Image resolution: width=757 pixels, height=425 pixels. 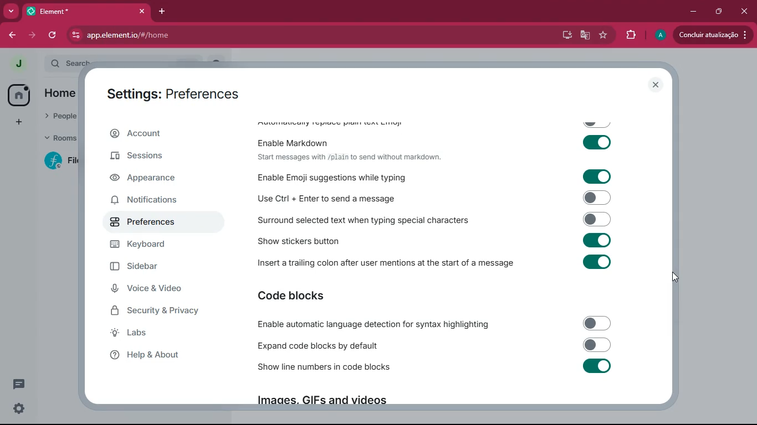 I want to click on rooms, so click(x=60, y=137).